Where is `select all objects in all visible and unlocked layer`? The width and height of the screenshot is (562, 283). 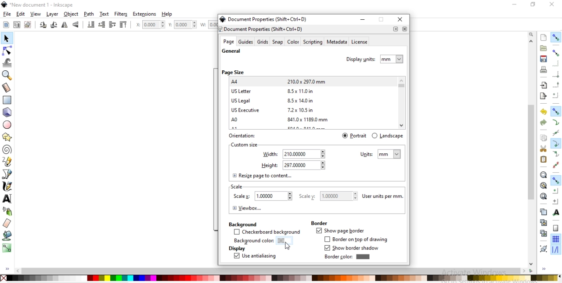 select all objects in all visible and unlocked layer is located at coordinates (15, 24).